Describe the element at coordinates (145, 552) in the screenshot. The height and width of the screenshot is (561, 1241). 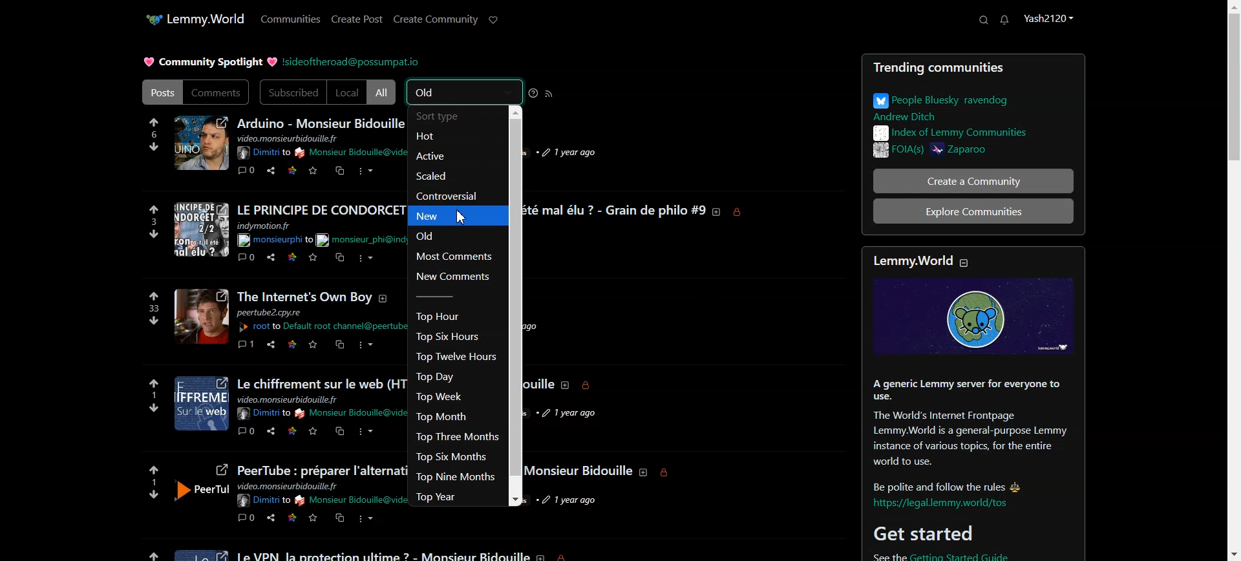
I see `upvote` at that location.